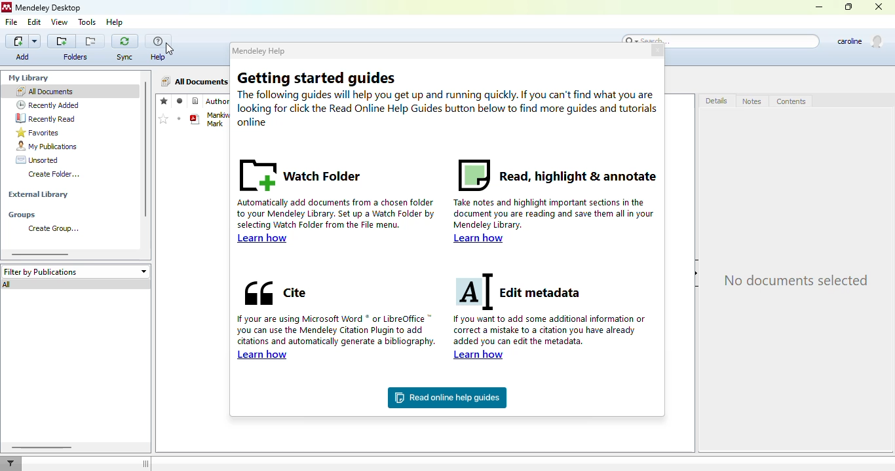 The width and height of the screenshot is (895, 471). I want to click on edit metadata, so click(517, 292).